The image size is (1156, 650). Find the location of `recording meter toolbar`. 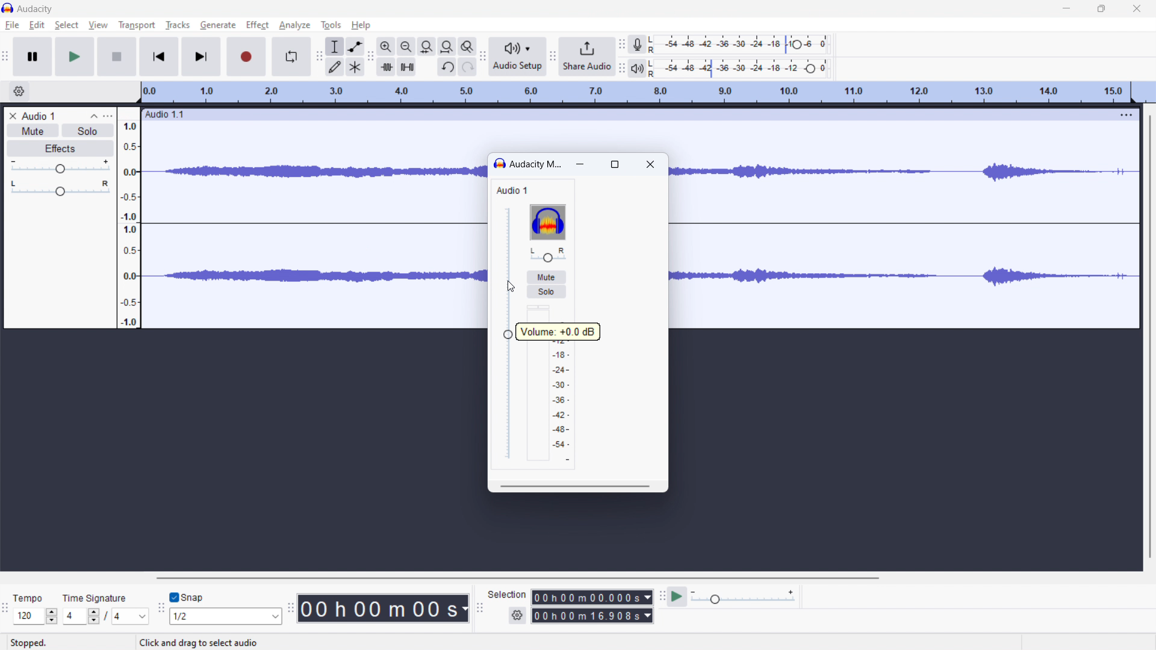

recording meter toolbar is located at coordinates (622, 43).